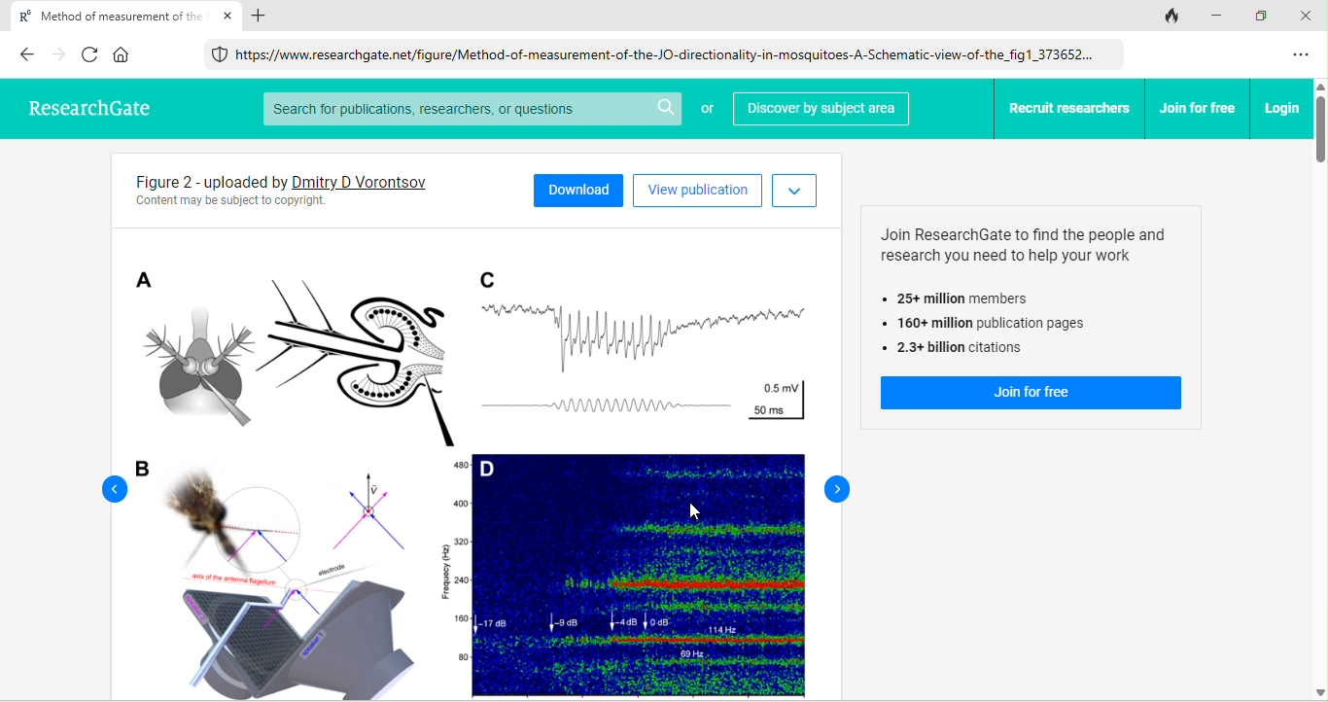  I want to click on back, so click(105, 488).